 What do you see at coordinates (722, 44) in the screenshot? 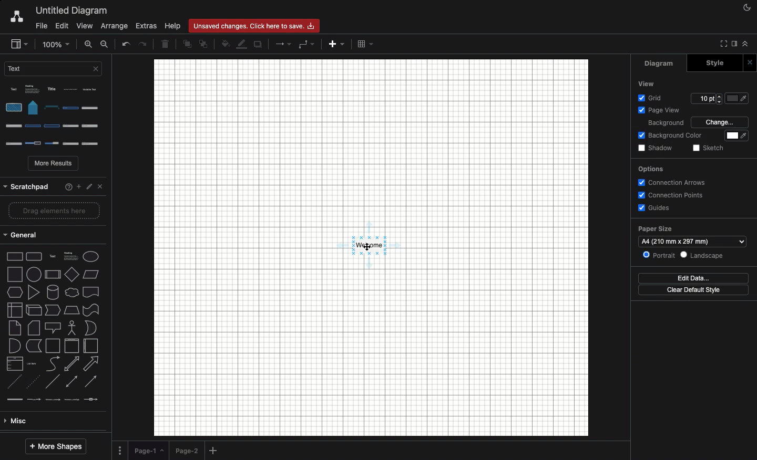
I see `Fullscreen` at bounding box center [722, 44].